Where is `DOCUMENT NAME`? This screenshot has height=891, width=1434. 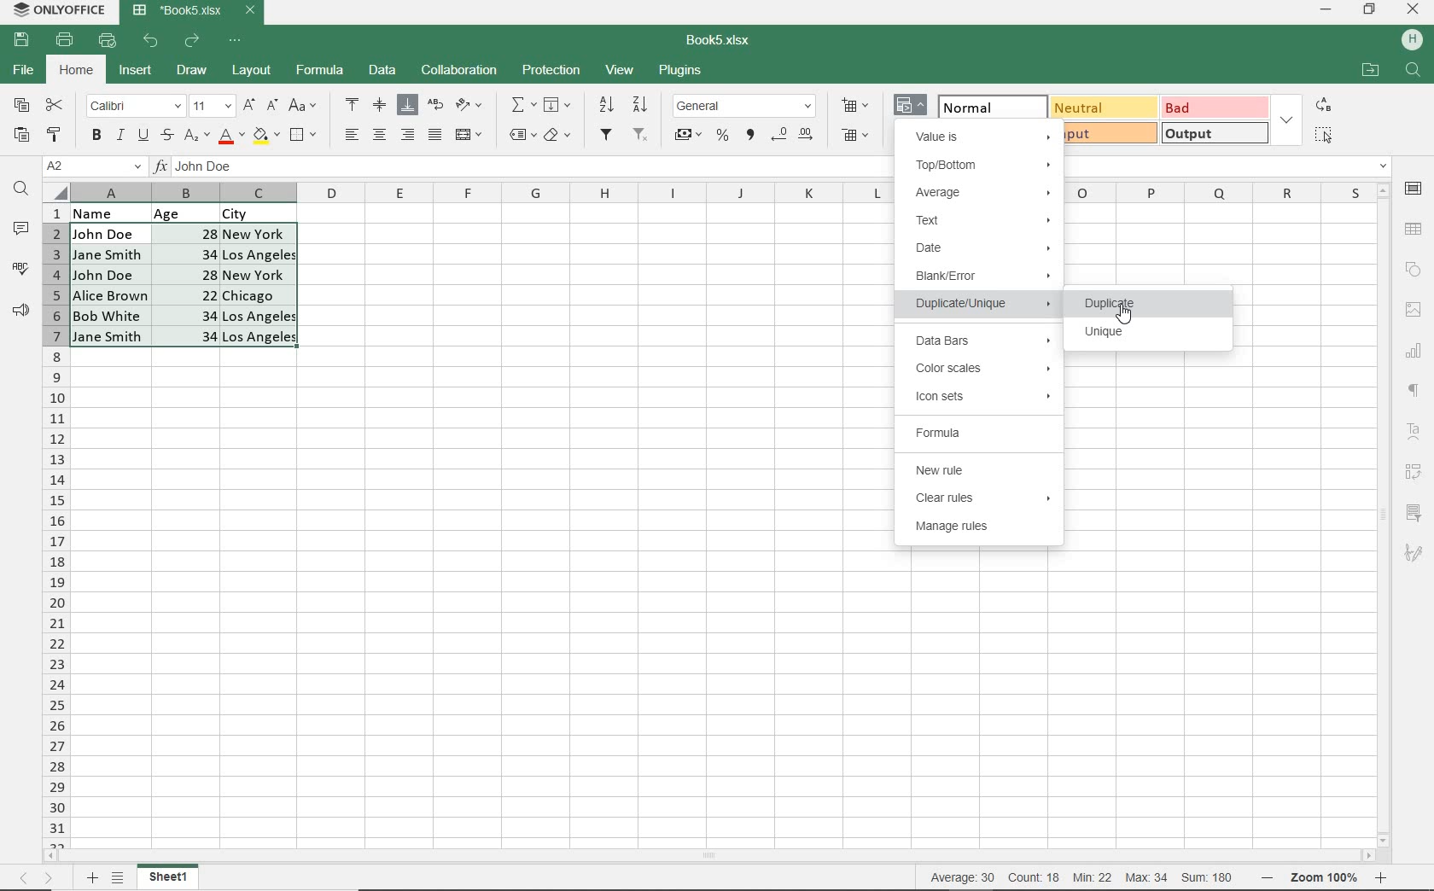
DOCUMENT NAME is located at coordinates (195, 11).